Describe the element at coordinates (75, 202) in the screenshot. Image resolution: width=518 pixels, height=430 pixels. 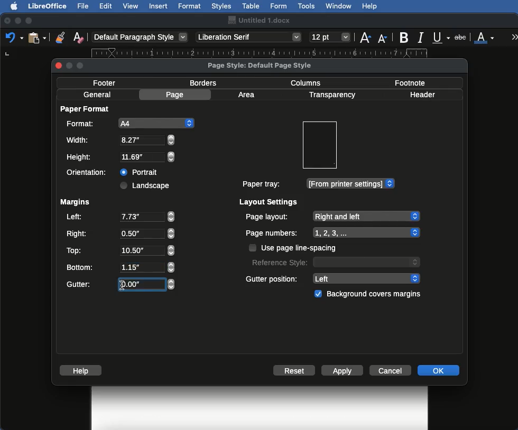
I see `Margins` at that location.